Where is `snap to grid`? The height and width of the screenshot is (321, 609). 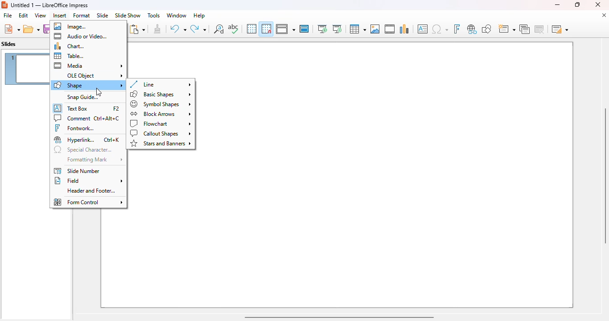
snap to grid is located at coordinates (266, 29).